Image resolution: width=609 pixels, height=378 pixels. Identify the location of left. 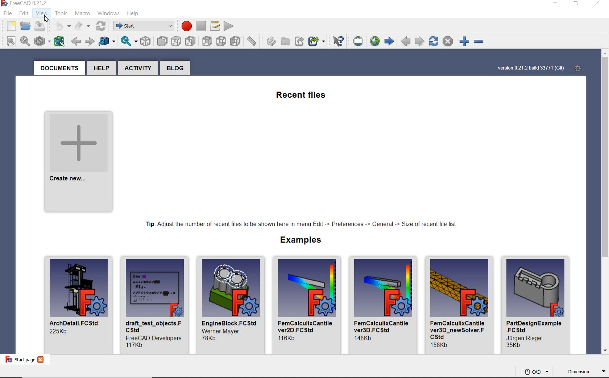
(236, 41).